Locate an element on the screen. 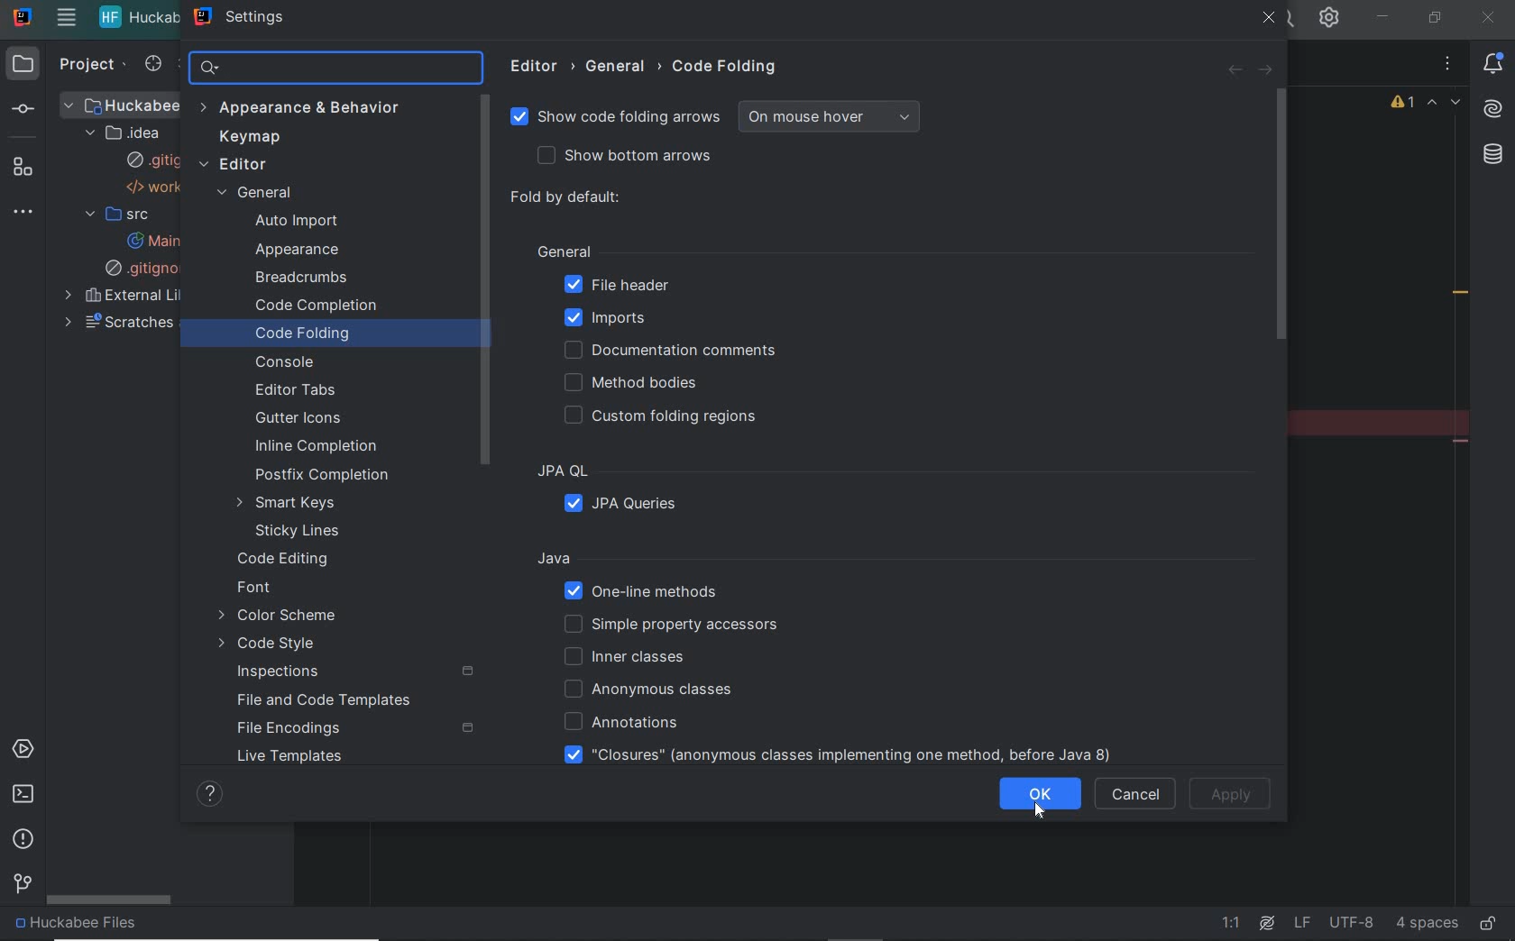  general is located at coordinates (627, 67).